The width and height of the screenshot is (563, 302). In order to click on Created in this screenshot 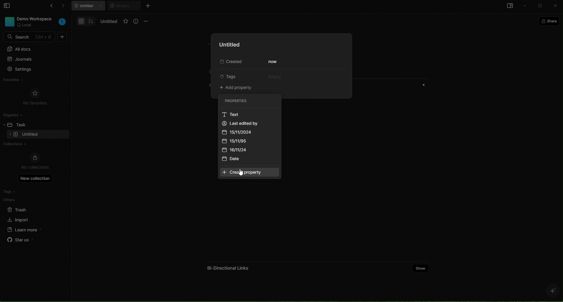, I will do `click(230, 62)`.